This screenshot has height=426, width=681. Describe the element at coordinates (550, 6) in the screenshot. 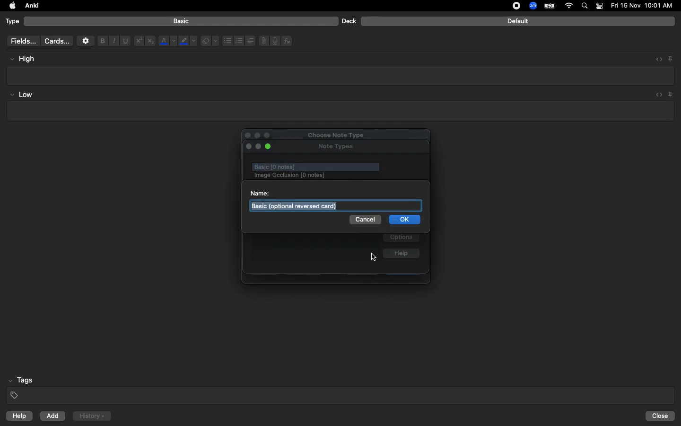

I see `Charge` at that location.